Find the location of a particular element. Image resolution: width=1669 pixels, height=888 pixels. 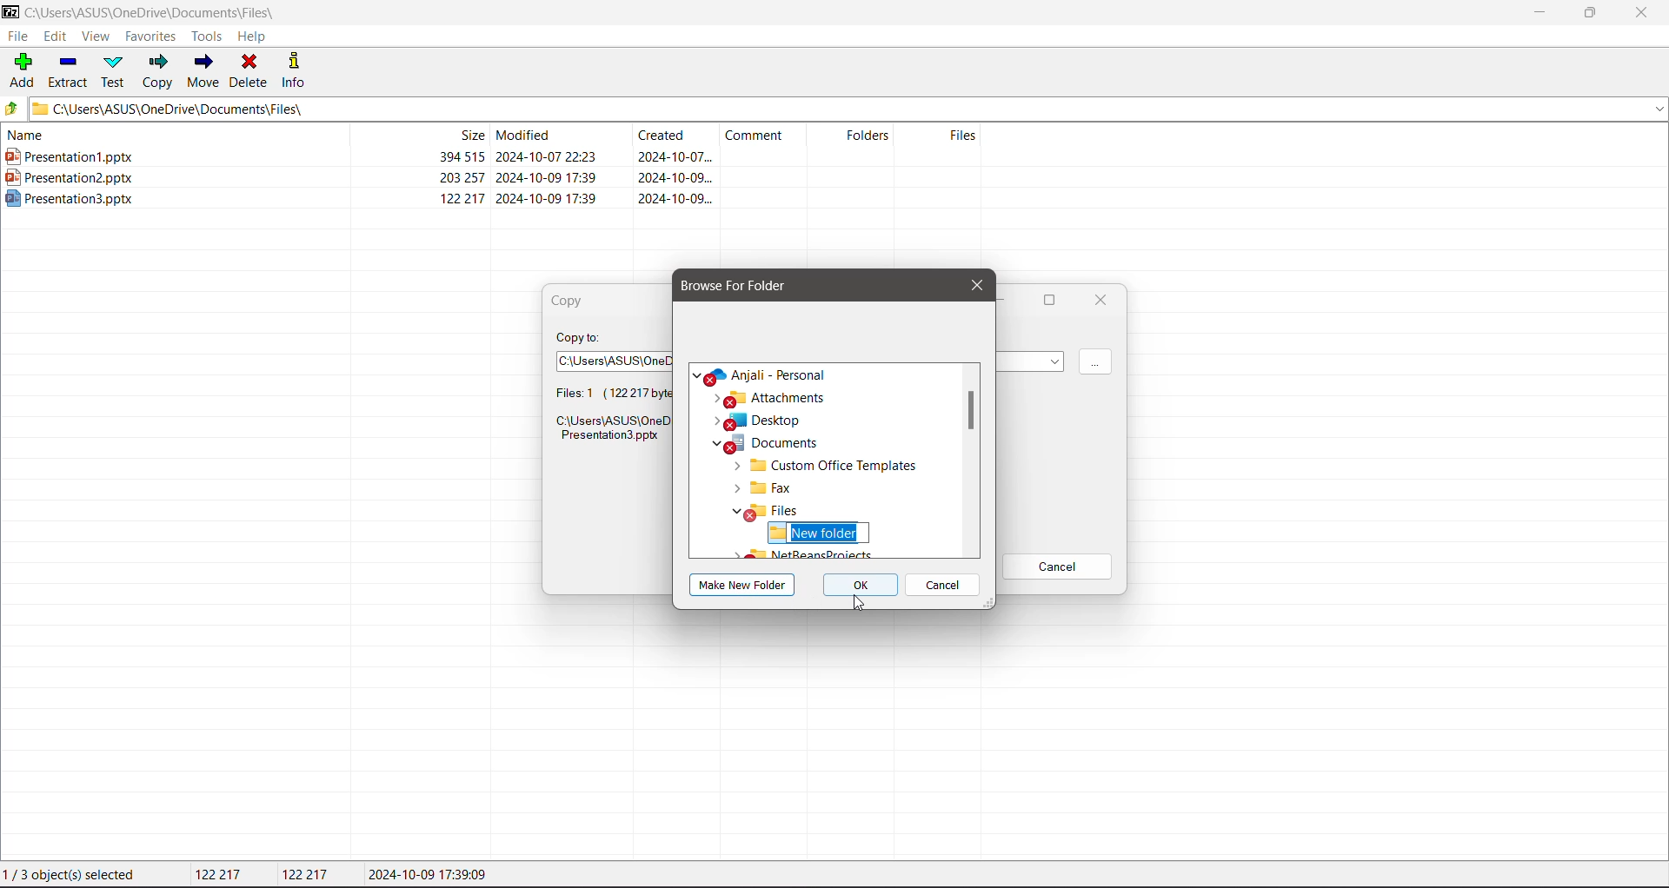

Help is located at coordinates (254, 37).